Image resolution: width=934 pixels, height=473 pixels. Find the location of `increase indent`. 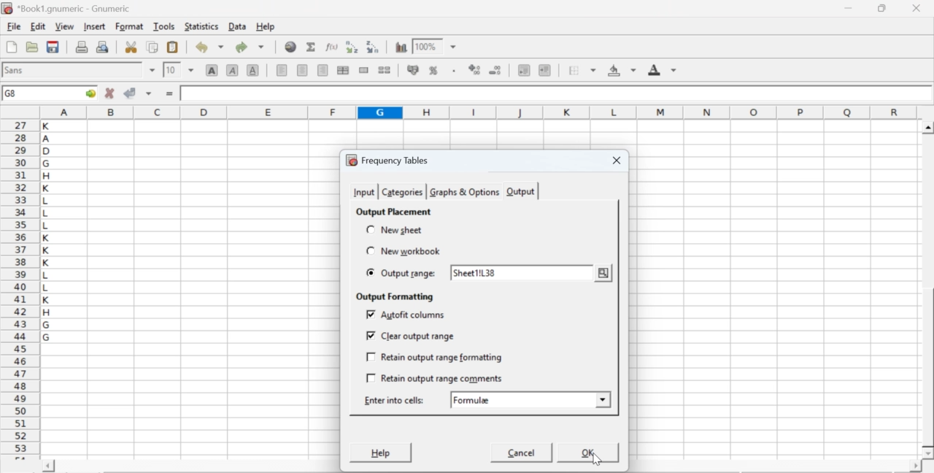

increase indent is located at coordinates (544, 71).